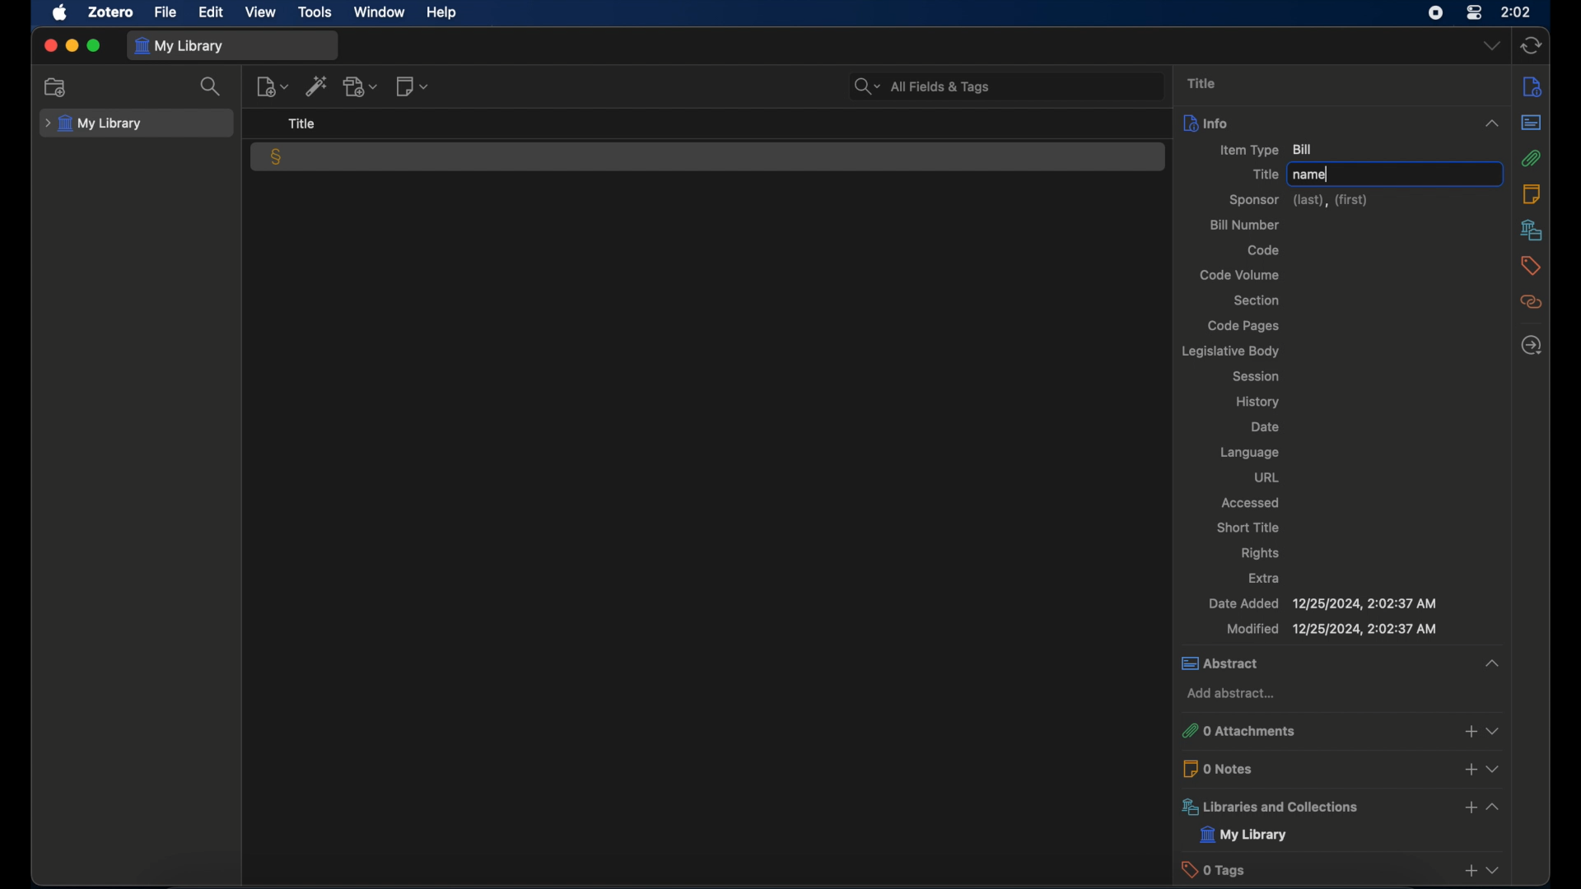  What do you see at coordinates (1244, 326) in the screenshot?
I see `code pages` at bounding box center [1244, 326].